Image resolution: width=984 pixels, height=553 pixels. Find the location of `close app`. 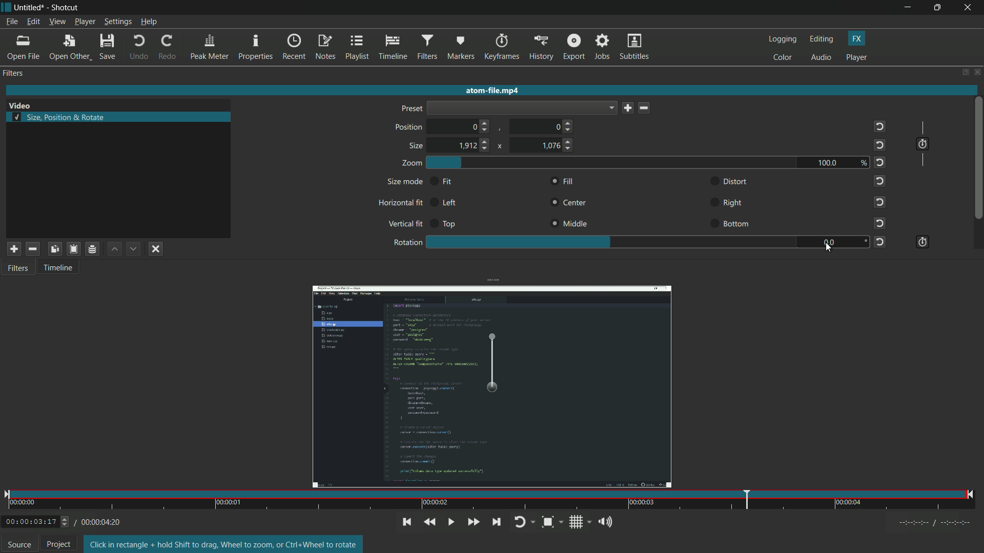

close app is located at coordinates (971, 8).